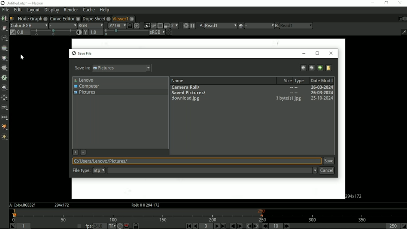  Describe the element at coordinates (5, 68) in the screenshot. I see `Filter` at that location.